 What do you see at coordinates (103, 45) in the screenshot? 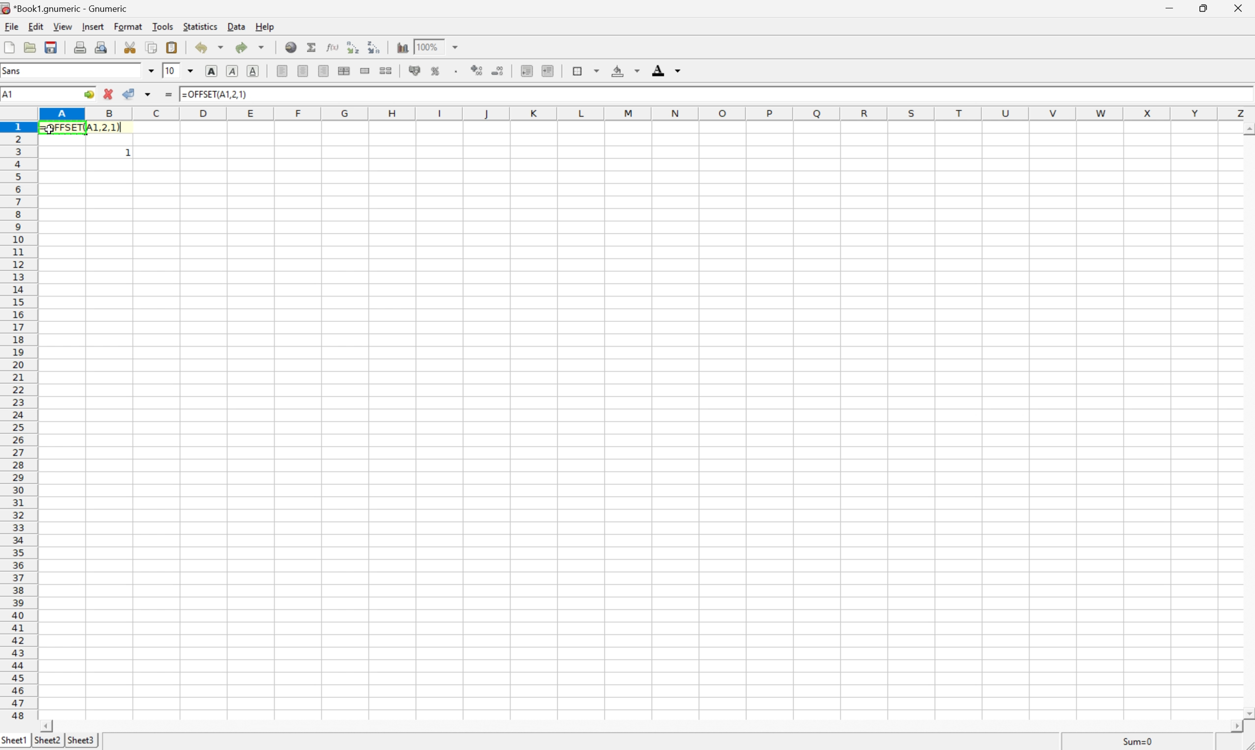
I see `print preview` at bounding box center [103, 45].